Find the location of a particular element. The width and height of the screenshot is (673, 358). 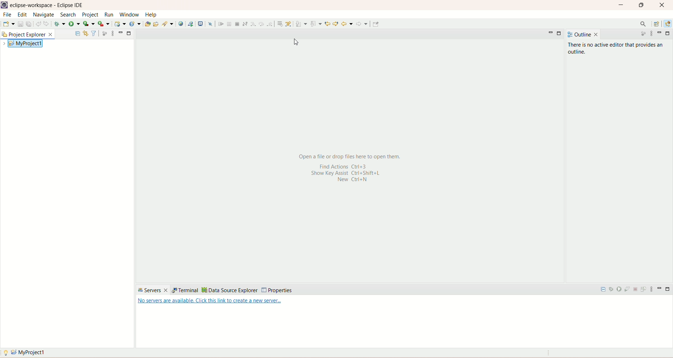

navigate is located at coordinates (44, 15).